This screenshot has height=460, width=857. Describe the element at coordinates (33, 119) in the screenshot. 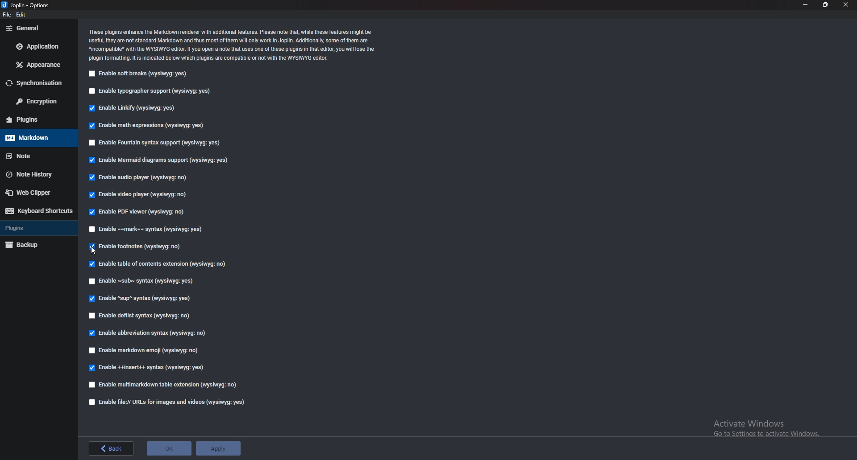

I see `Plugins` at that location.